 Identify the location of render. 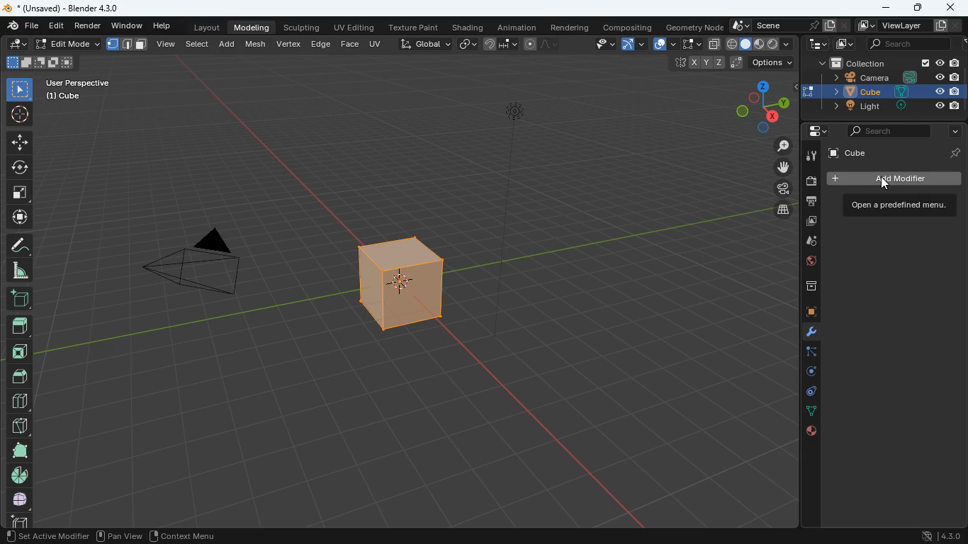
(88, 26).